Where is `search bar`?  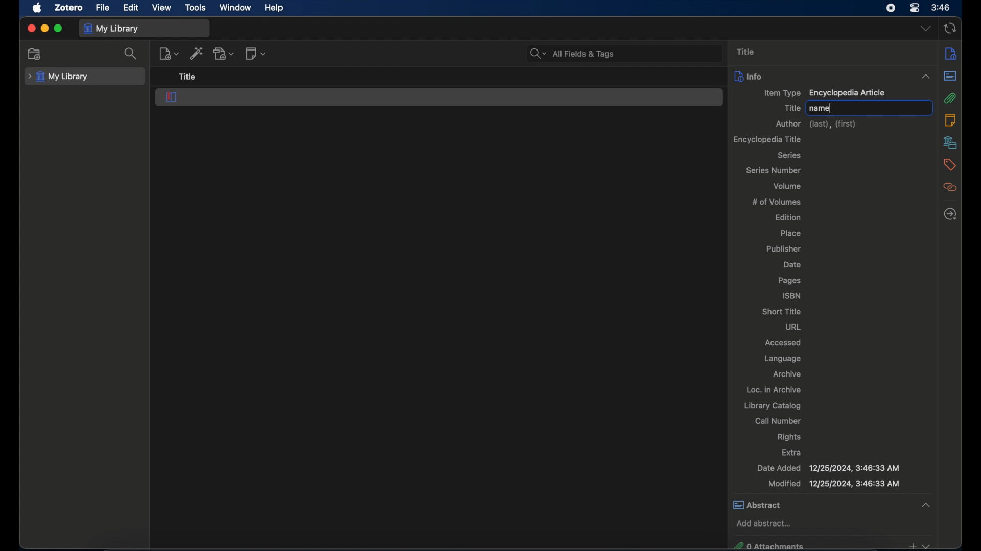 search bar is located at coordinates (573, 54).